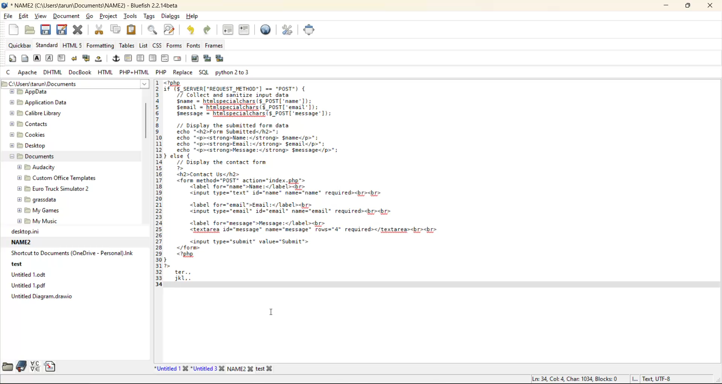 The image size is (722, 384). Describe the element at coordinates (16, 265) in the screenshot. I see `test` at that location.